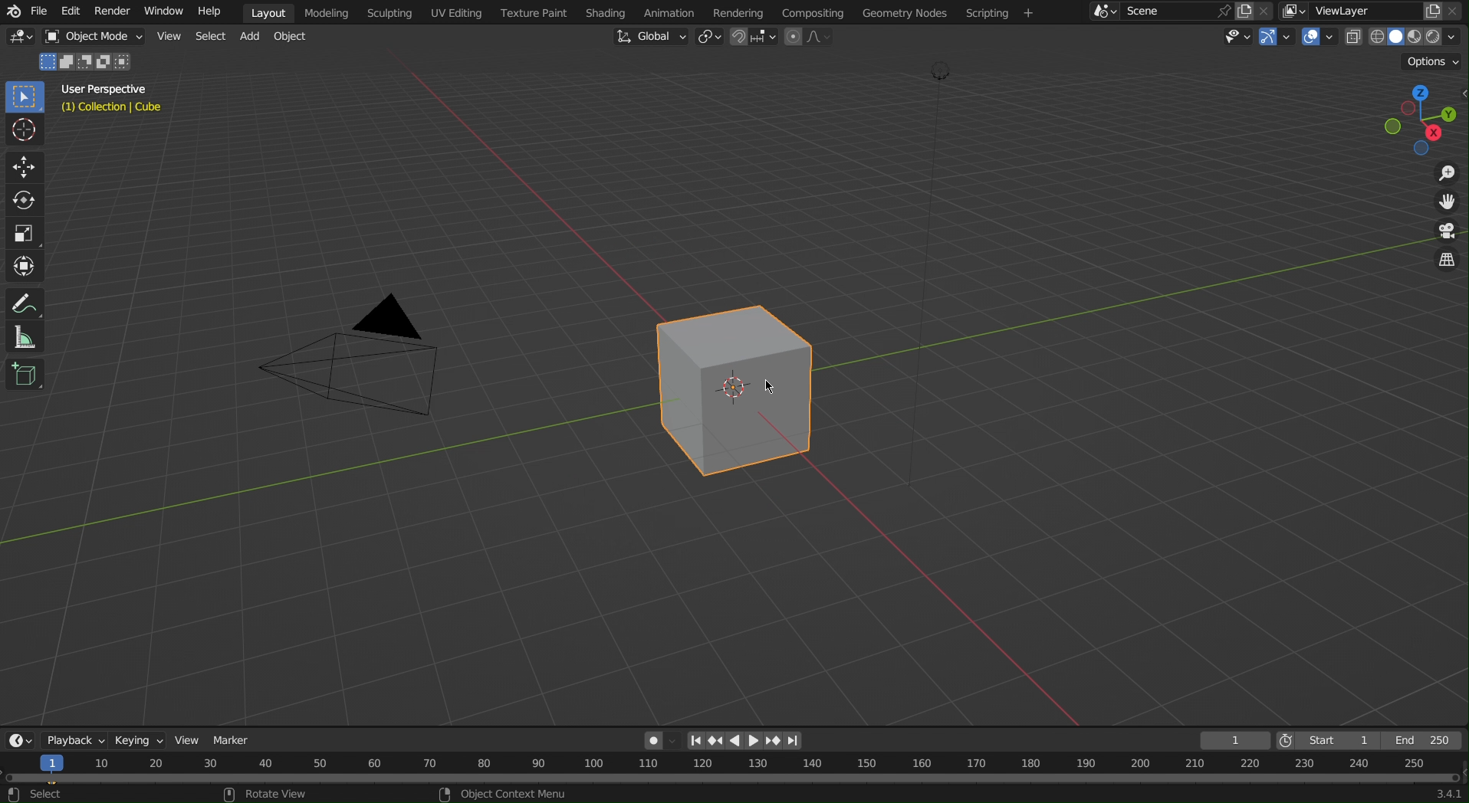 The height and width of the screenshot is (803, 1469). What do you see at coordinates (1165, 11) in the screenshot?
I see `Scene` at bounding box center [1165, 11].